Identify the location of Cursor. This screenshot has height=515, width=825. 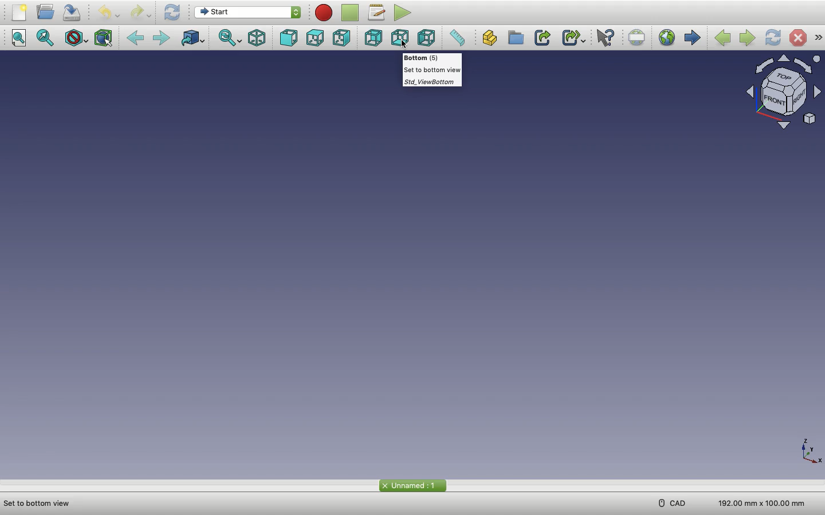
(405, 45).